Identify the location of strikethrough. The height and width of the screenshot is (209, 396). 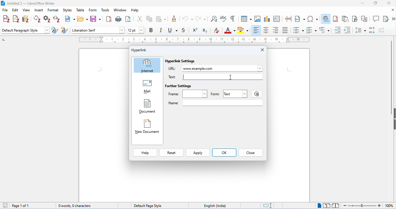
(184, 30).